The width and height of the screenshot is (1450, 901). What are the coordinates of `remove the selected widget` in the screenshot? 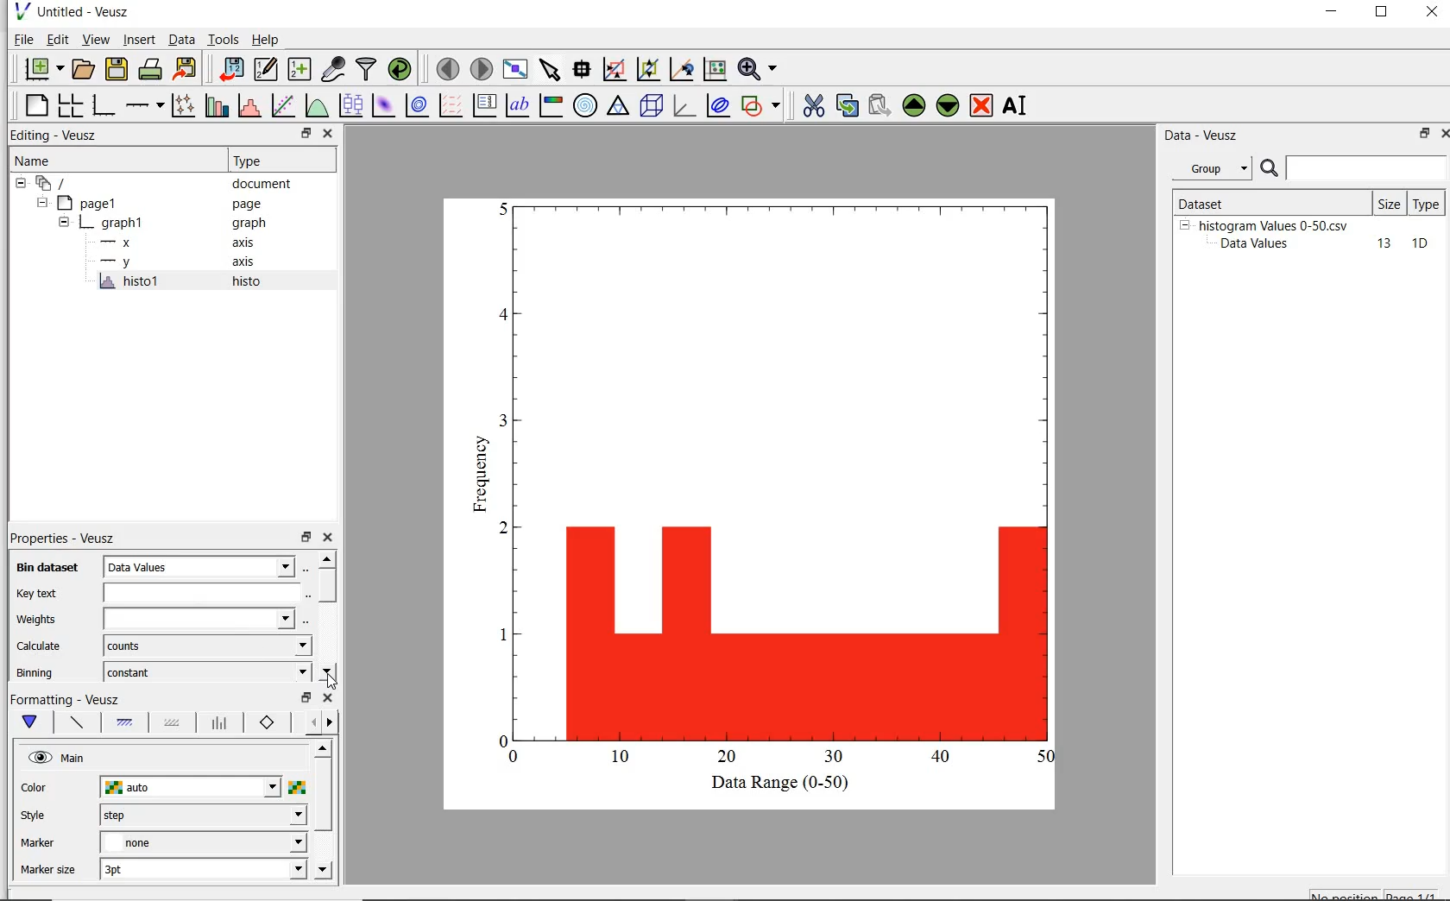 It's located at (980, 107).